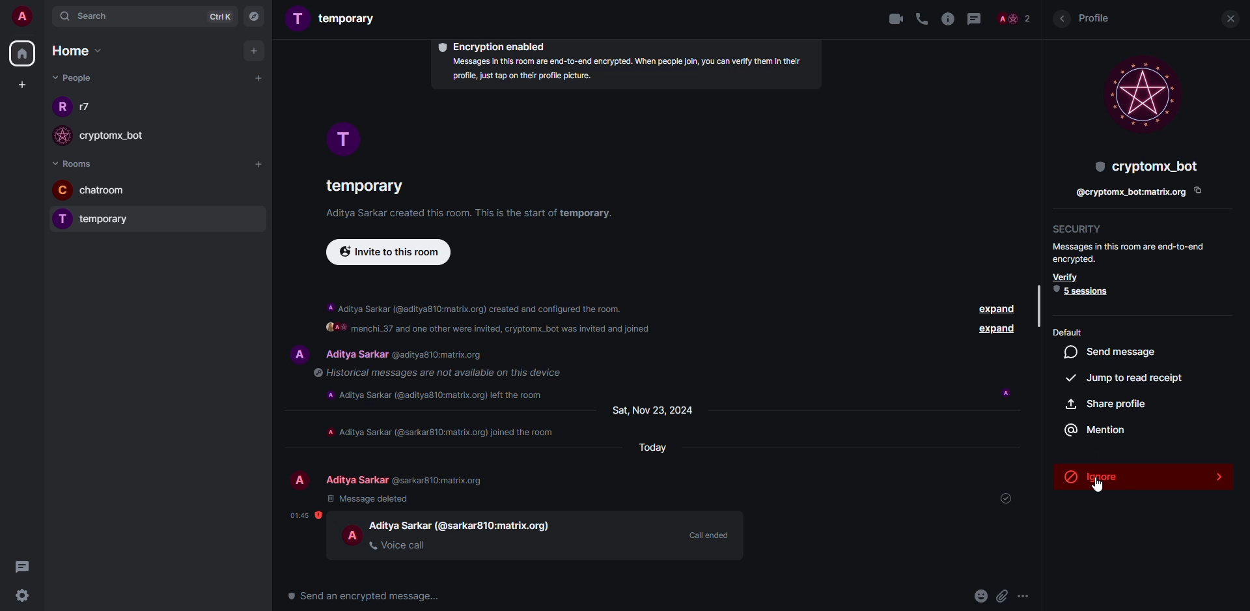 The height and width of the screenshot is (611, 1250). Describe the element at coordinates (1107, 476) in the screenshot. I see `ignore` at that location.